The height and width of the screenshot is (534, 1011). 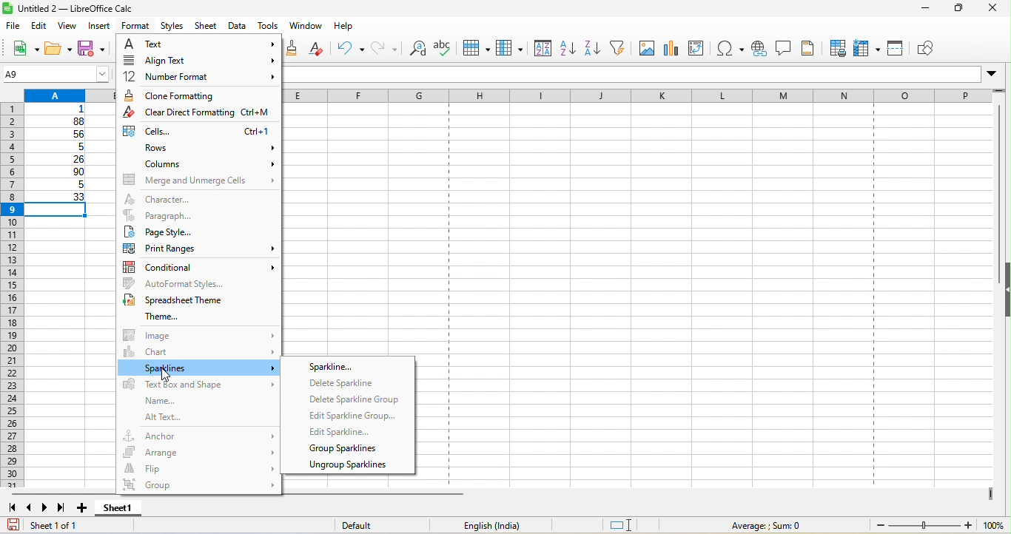 I want to click on 90, so click(x=58, y=173).